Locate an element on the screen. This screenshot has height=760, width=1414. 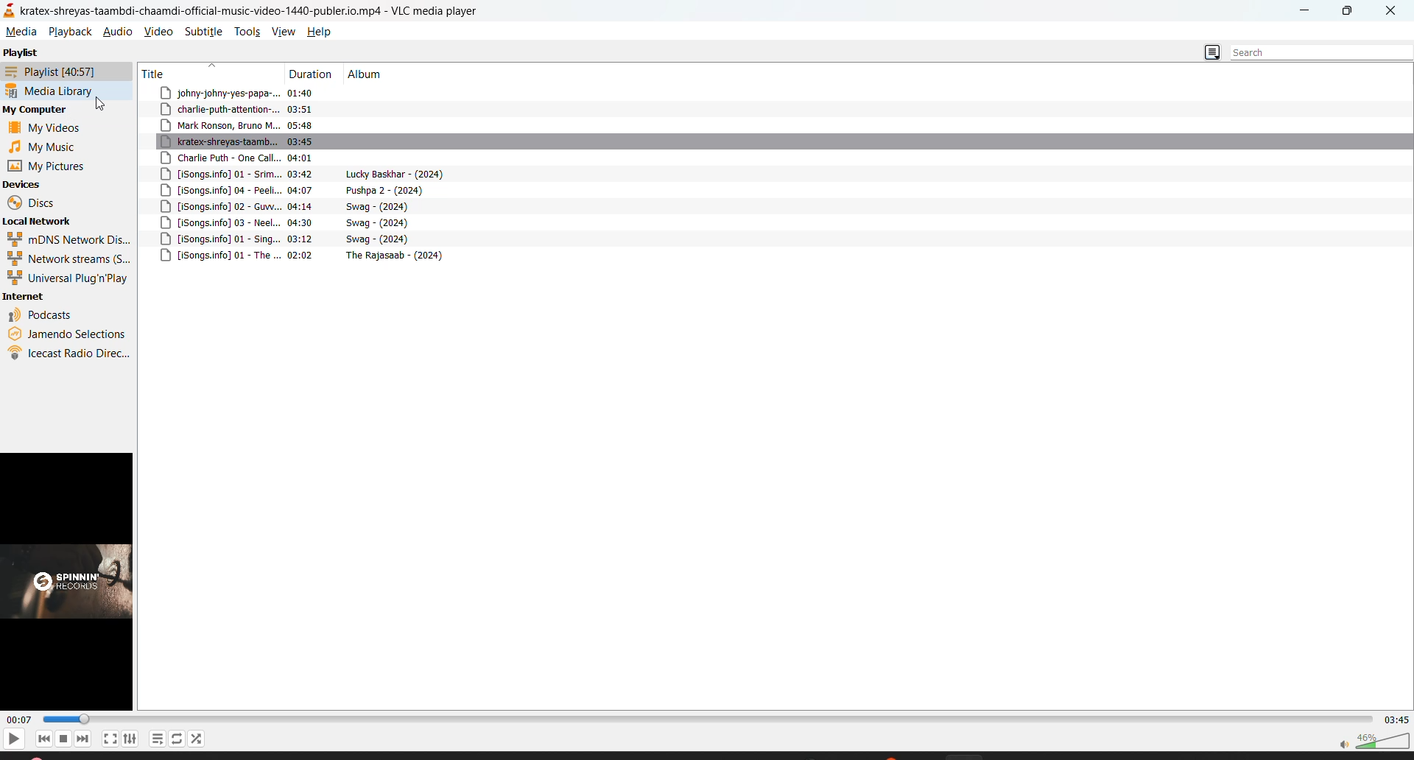
loop is located at coordinates (176, 736).